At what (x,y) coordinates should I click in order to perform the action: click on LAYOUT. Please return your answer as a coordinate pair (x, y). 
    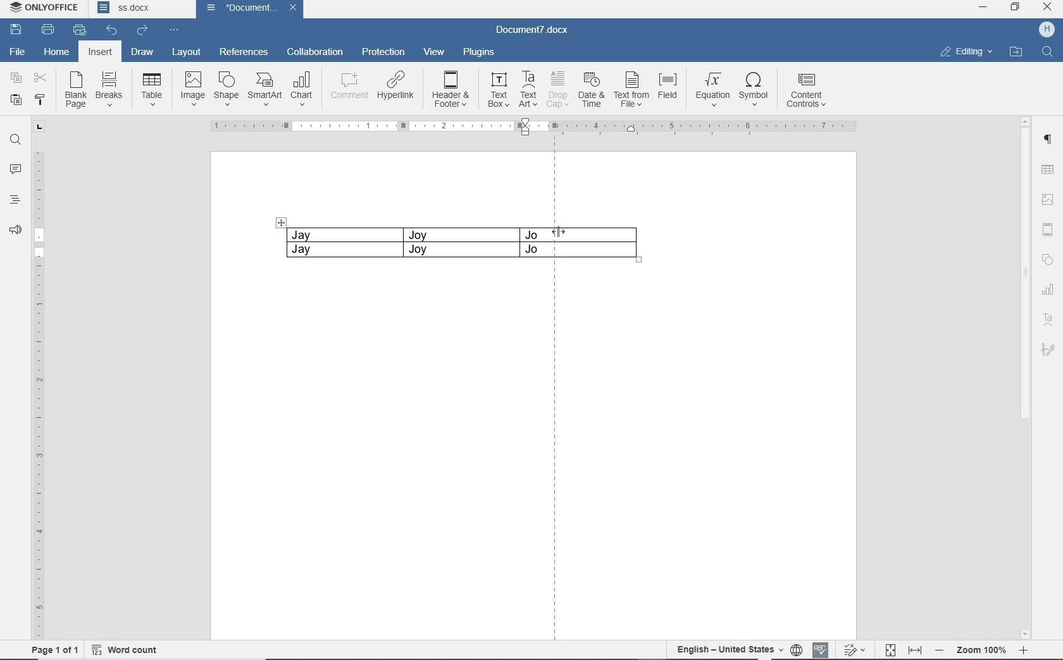
    Looking at the image, I should click on (187, 52).